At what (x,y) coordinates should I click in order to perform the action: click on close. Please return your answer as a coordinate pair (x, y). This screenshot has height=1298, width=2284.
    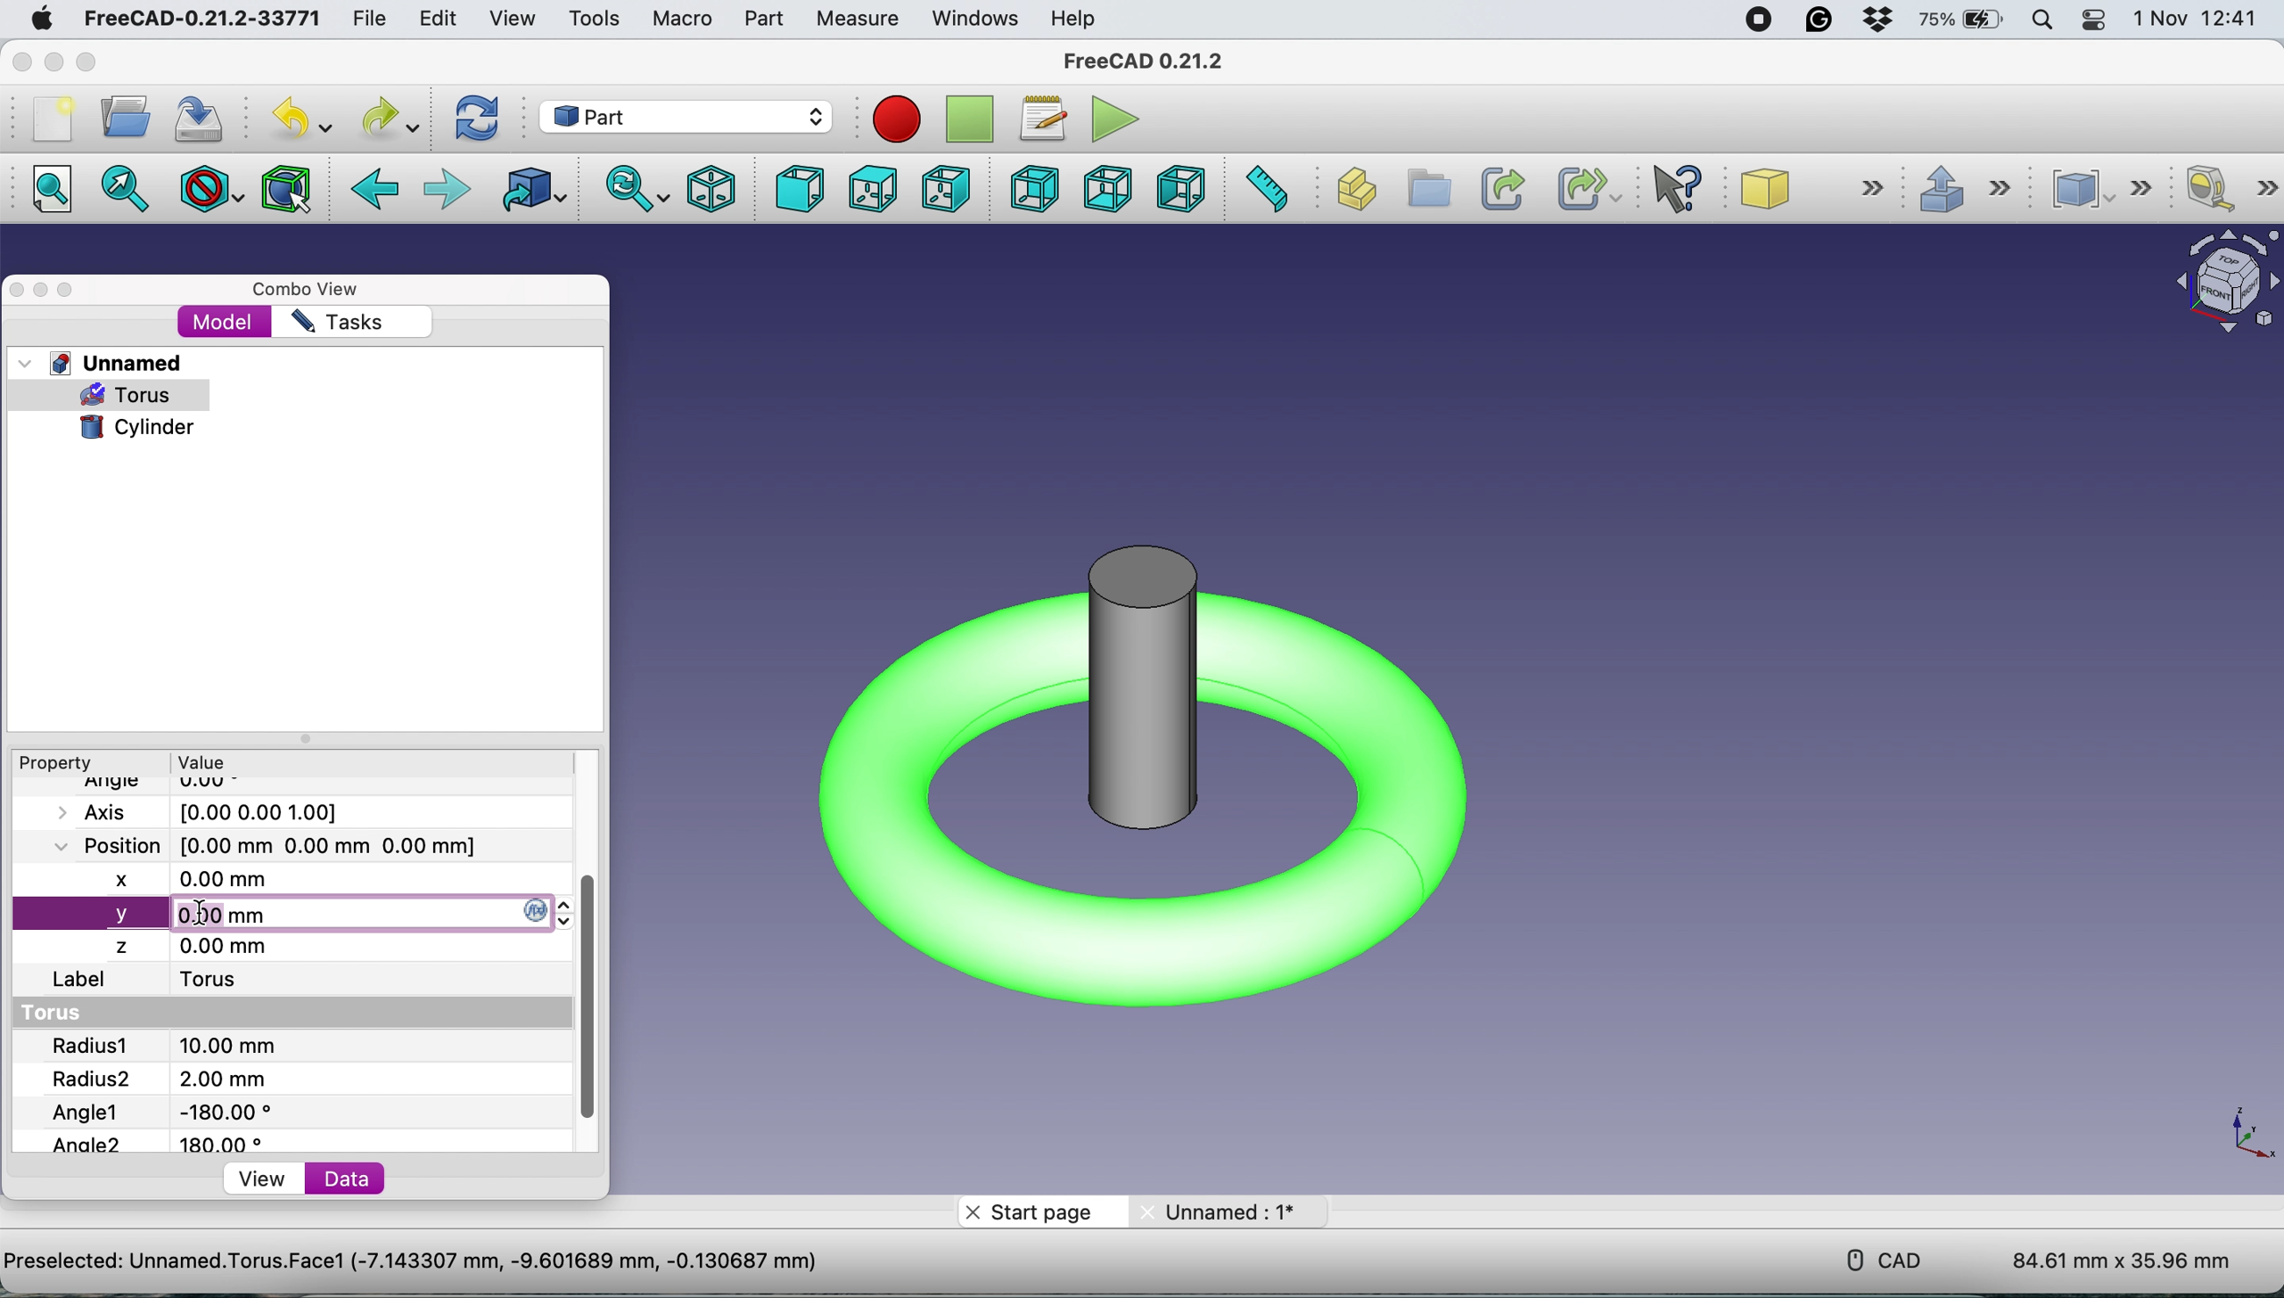
    Looking at the image, I should click on (19, 288).